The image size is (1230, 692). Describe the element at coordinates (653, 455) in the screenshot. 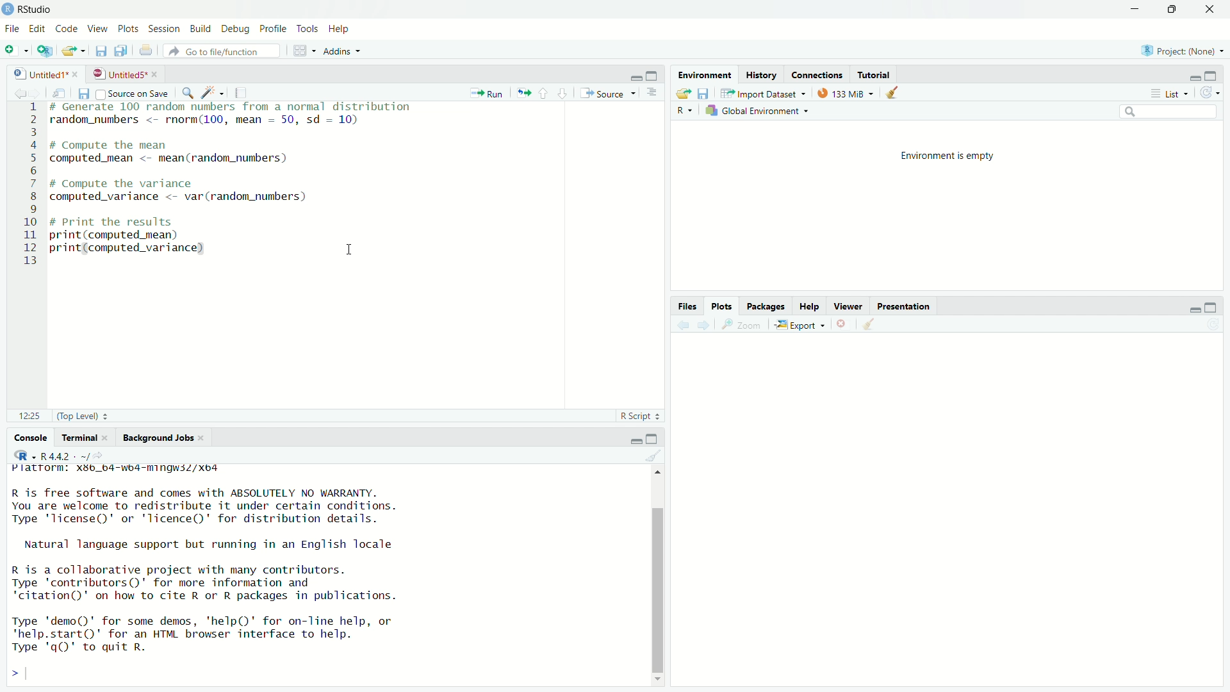

I see `clear console` at that location.